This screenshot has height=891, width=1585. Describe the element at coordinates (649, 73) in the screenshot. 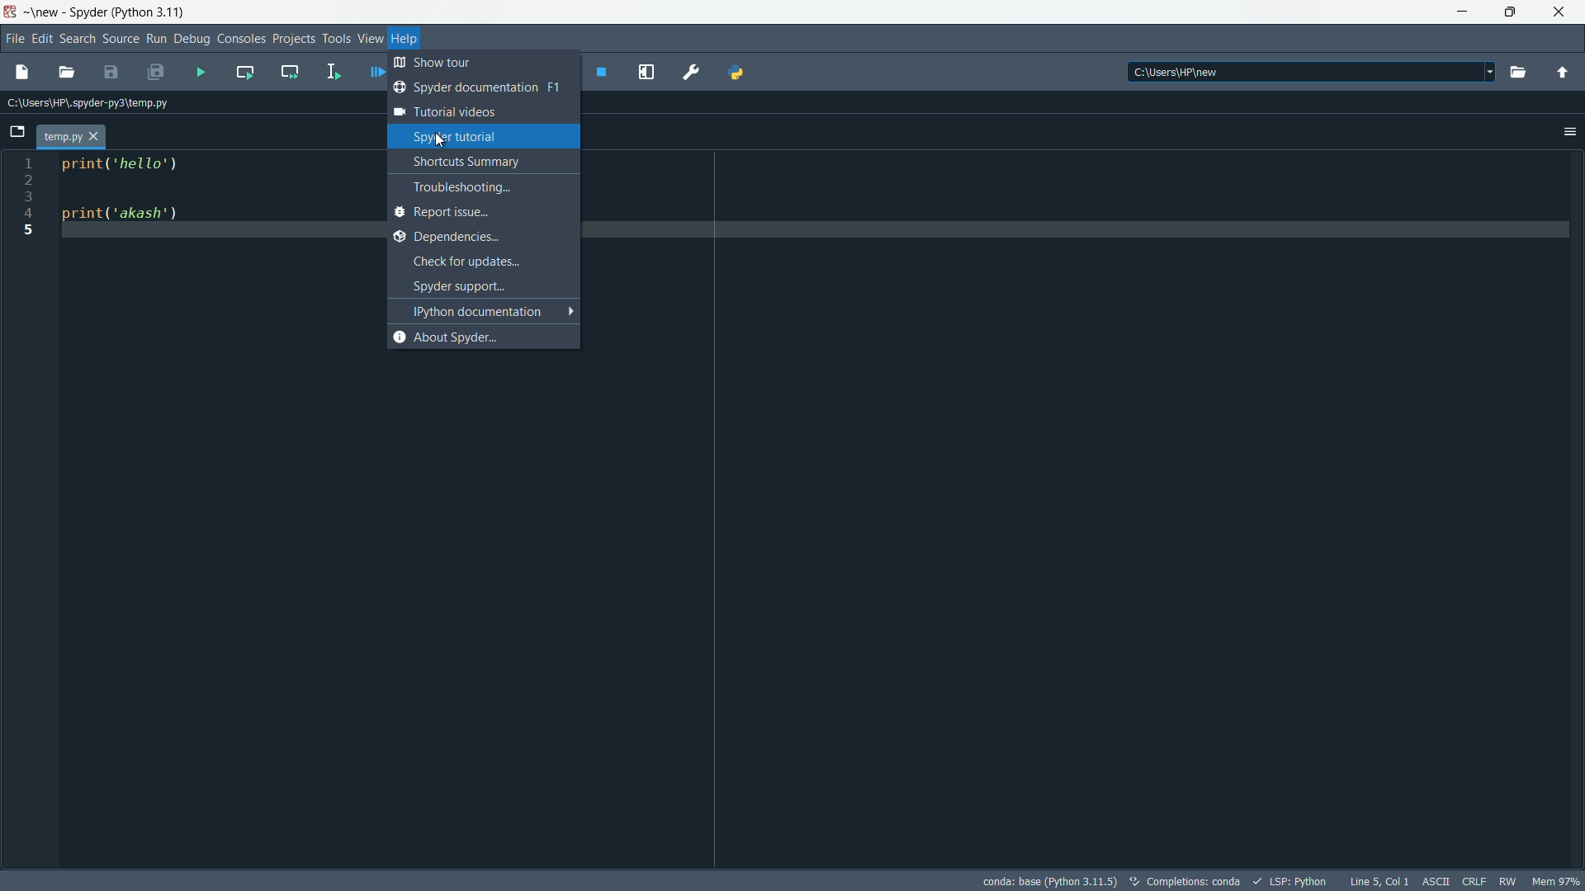

I see `maximize current pane` at that location.